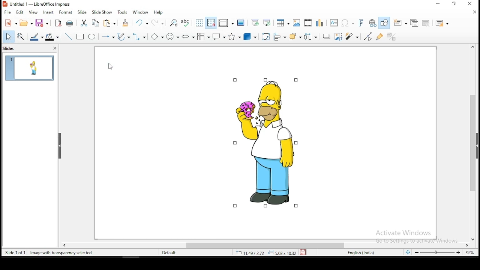  I want to click on english (india), so click(364, 253).